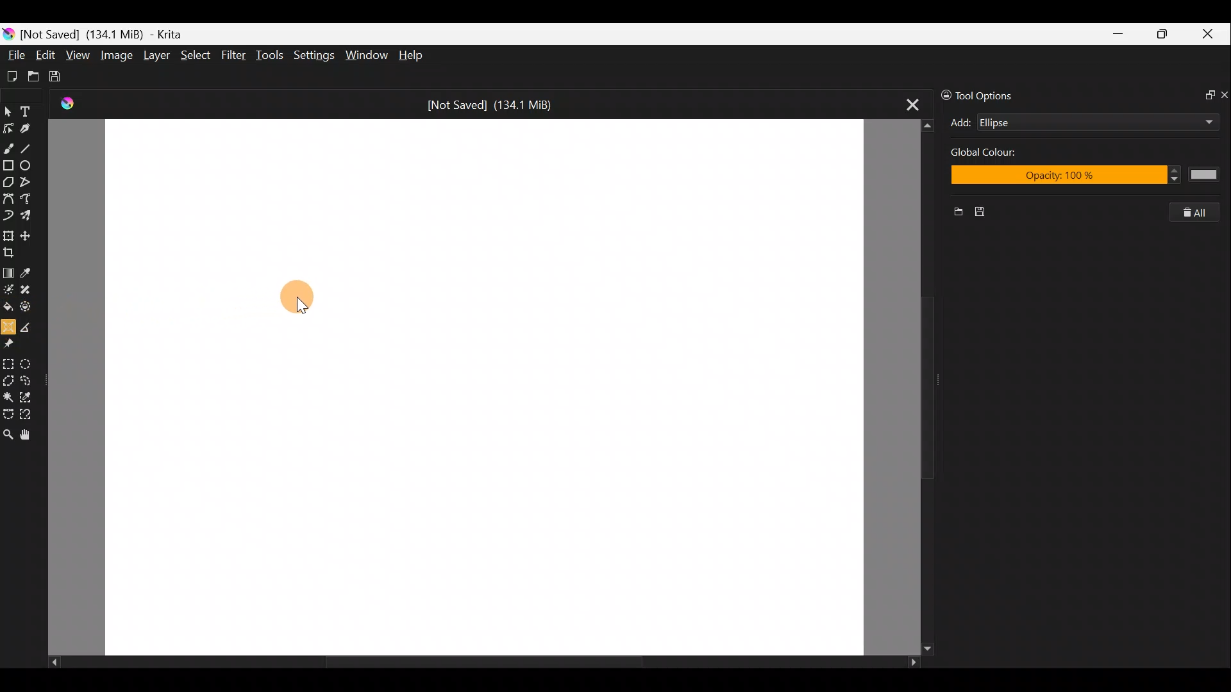 The height and width of the screenshot is (692, 1231). Describe the element at coordinates (63, 77) in the screenshot. I see `Save` at that location.